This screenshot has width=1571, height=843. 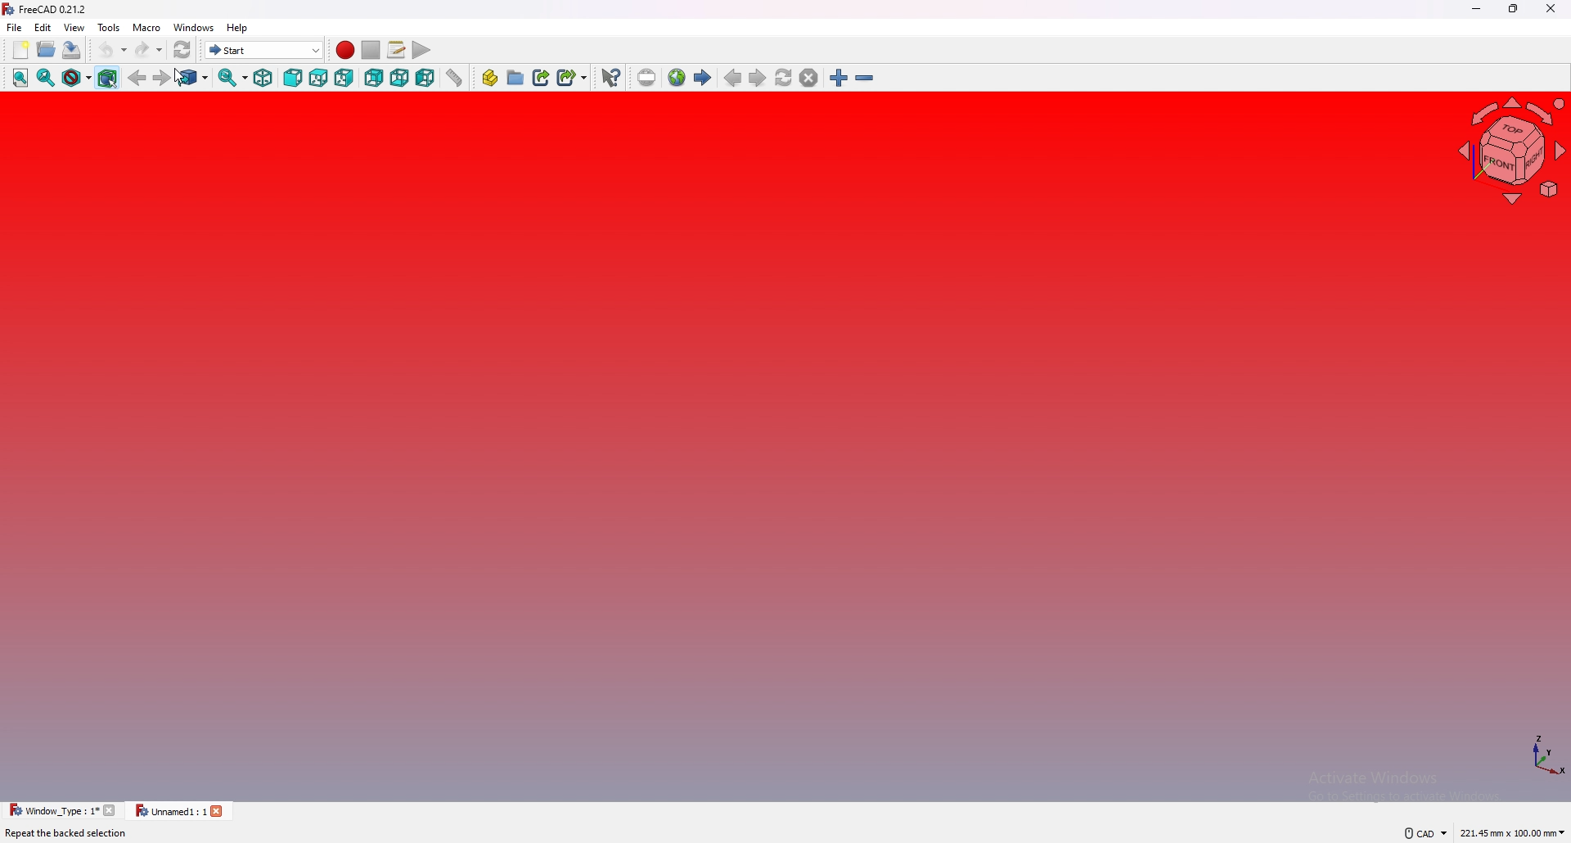 What do you see at coordinates (78, 78) in the screenshot?
I see `draw style` at bounding box center [78, 78].